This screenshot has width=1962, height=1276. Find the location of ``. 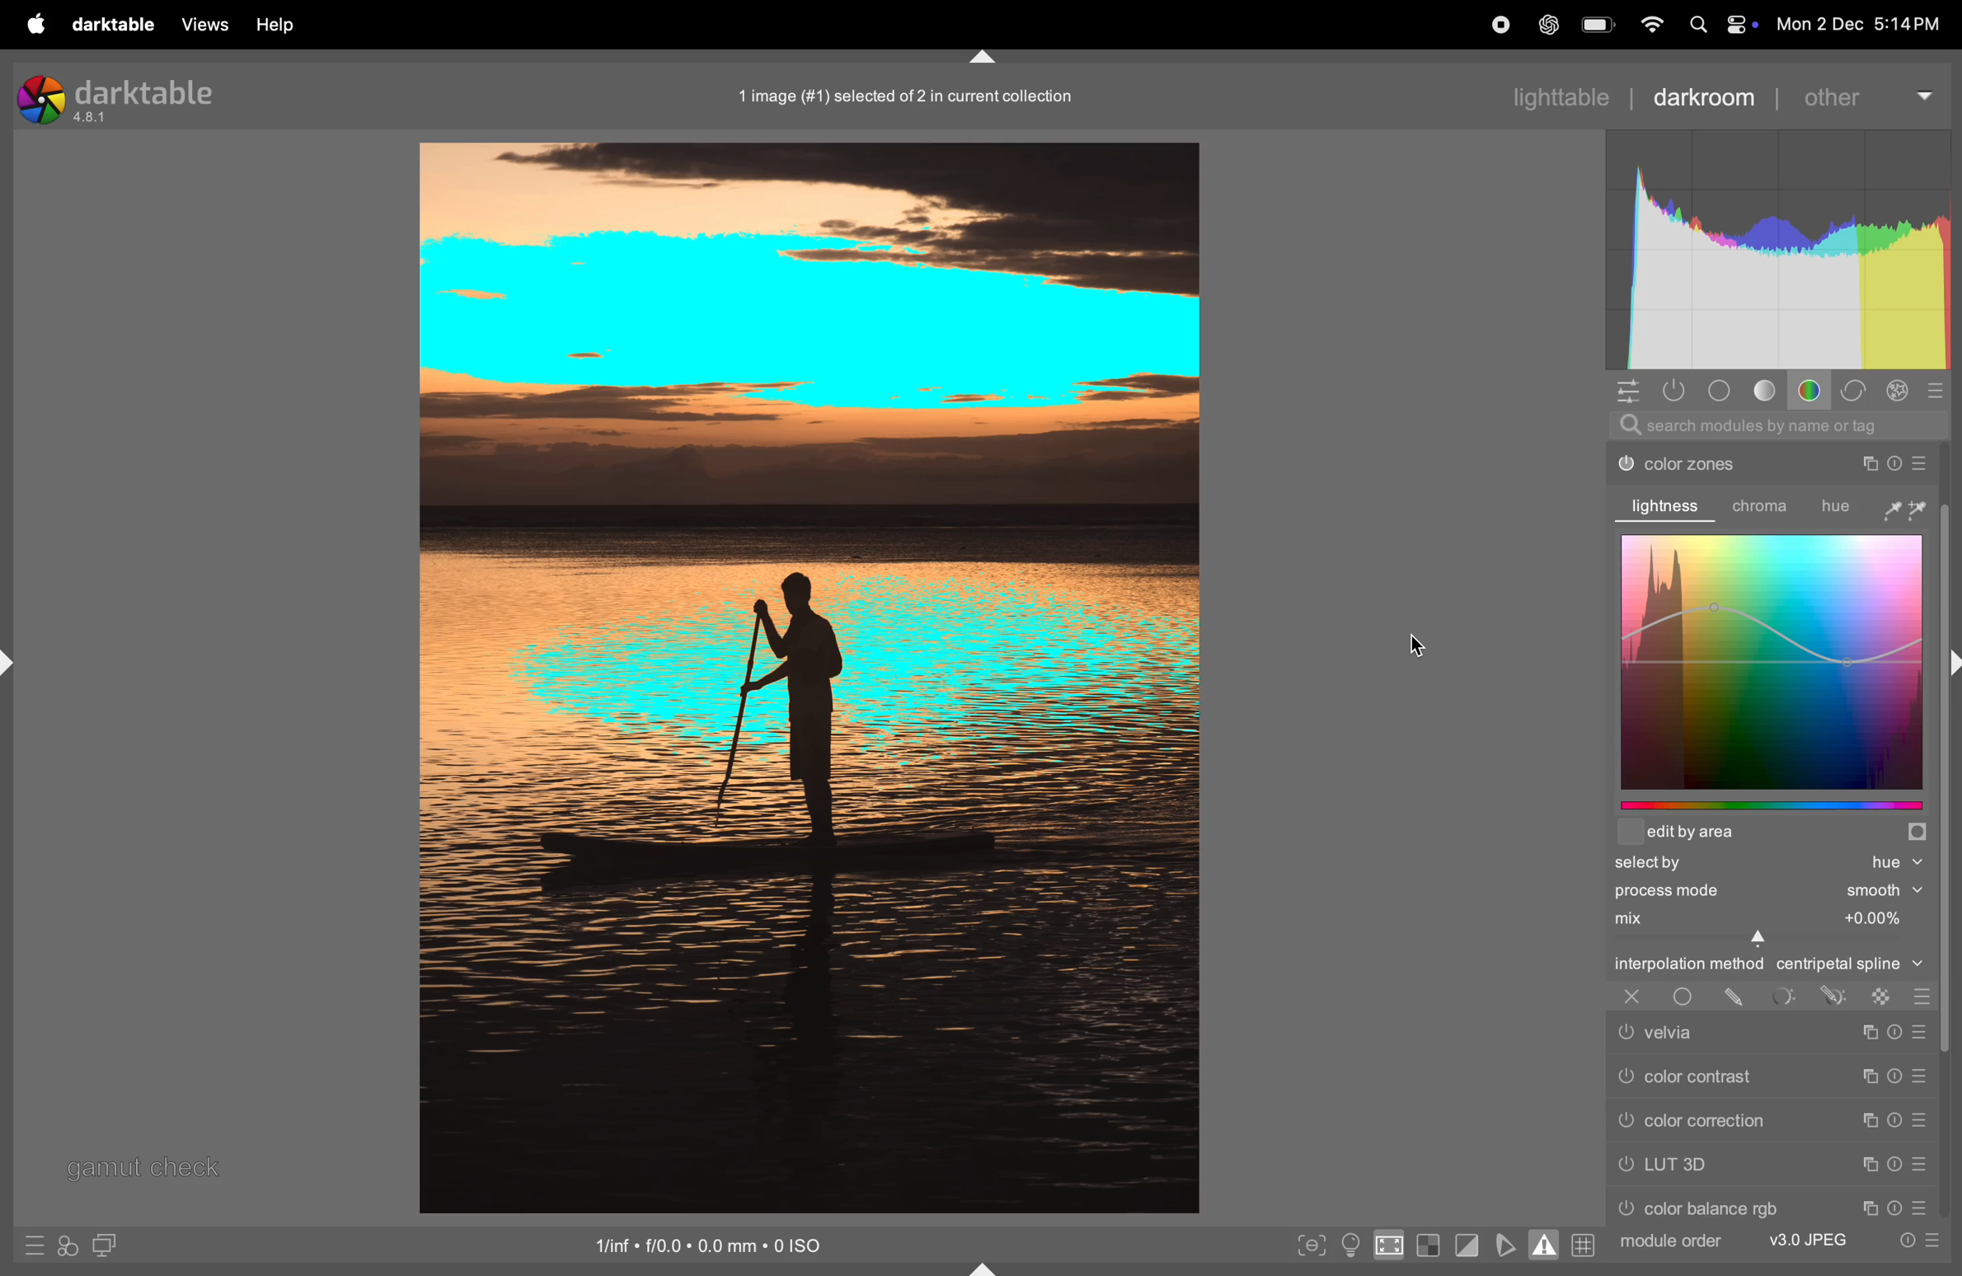

 is located at coordinates (1856, 391).